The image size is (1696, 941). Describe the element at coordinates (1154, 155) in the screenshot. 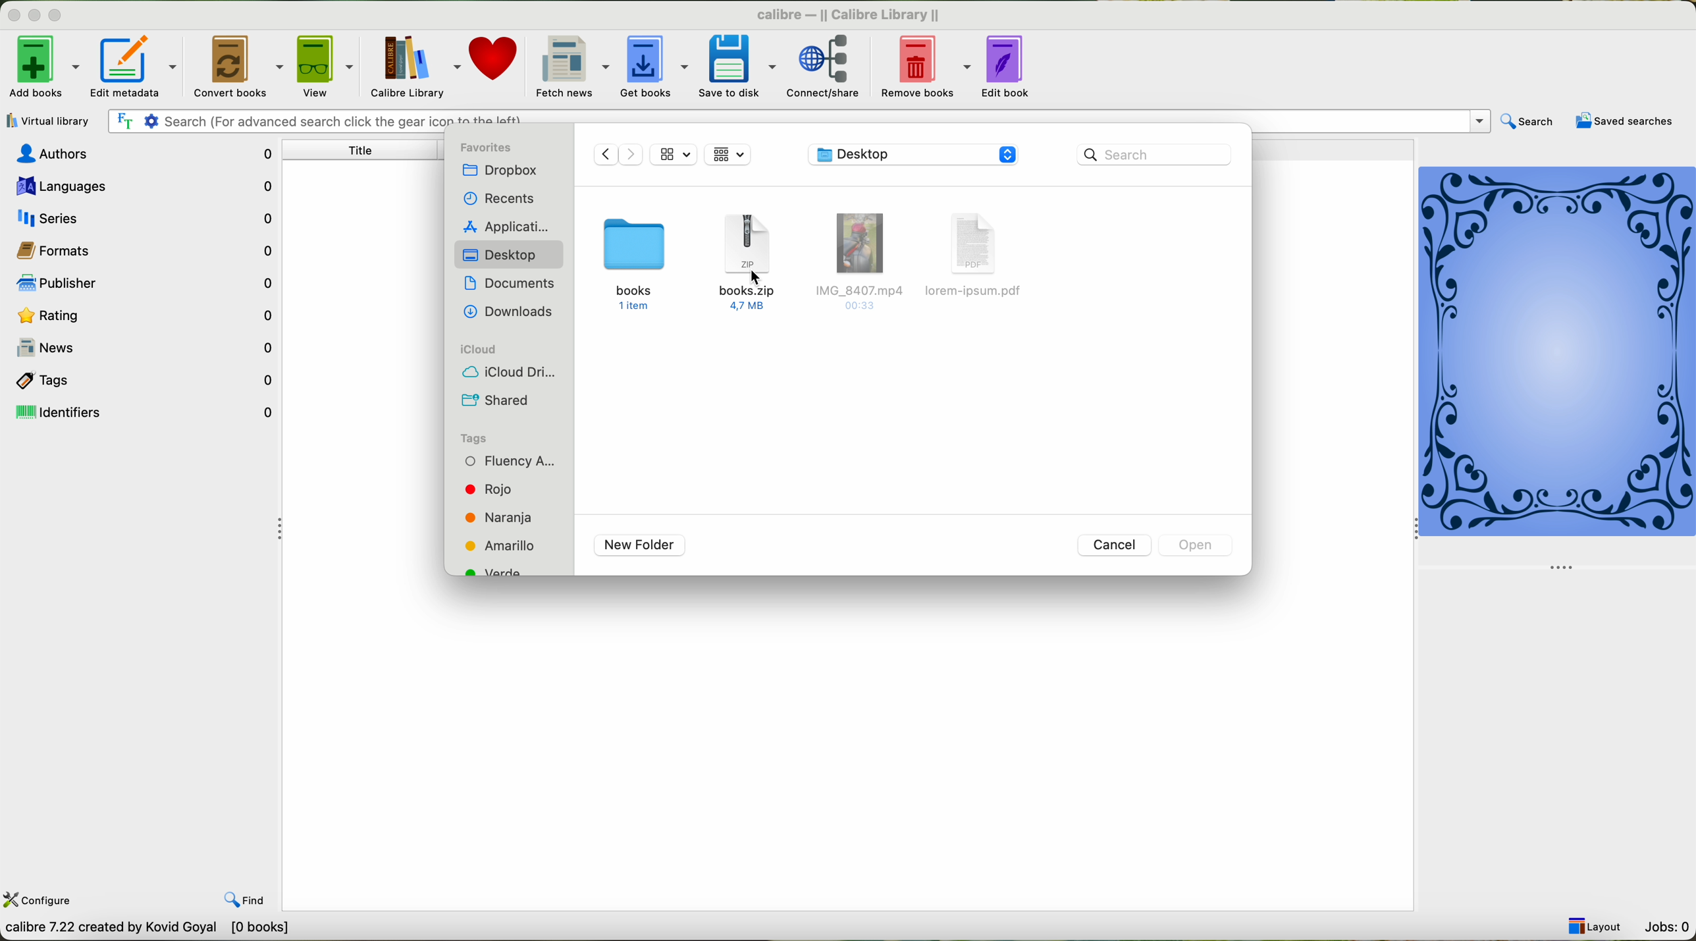

I see `search bar` at that location.